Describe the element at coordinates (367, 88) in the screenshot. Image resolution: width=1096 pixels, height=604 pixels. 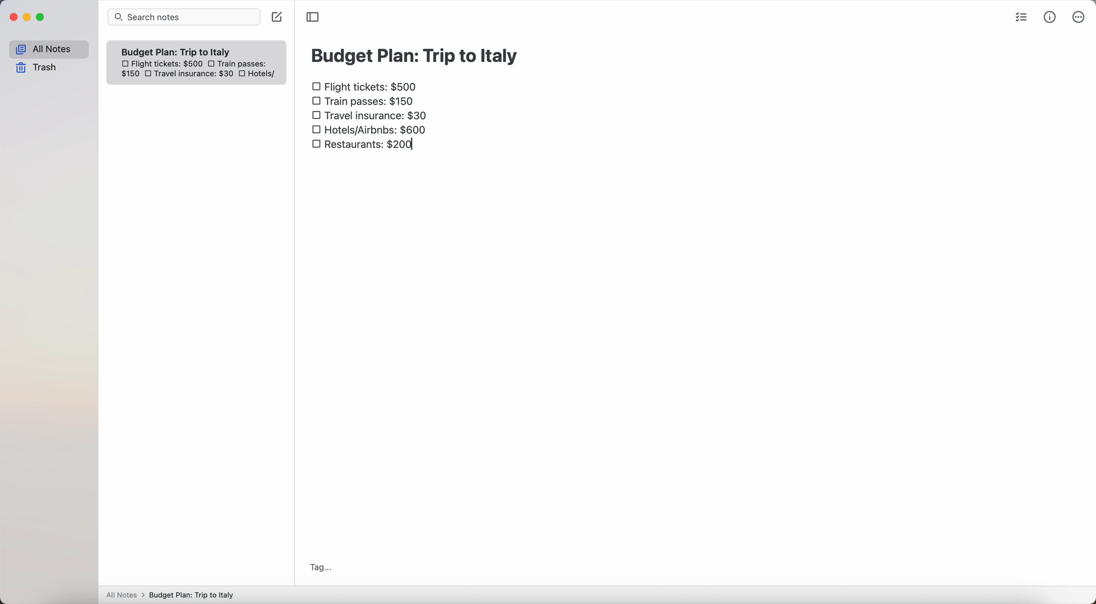
I see `flight tickets: $500 checkbox` at that location.